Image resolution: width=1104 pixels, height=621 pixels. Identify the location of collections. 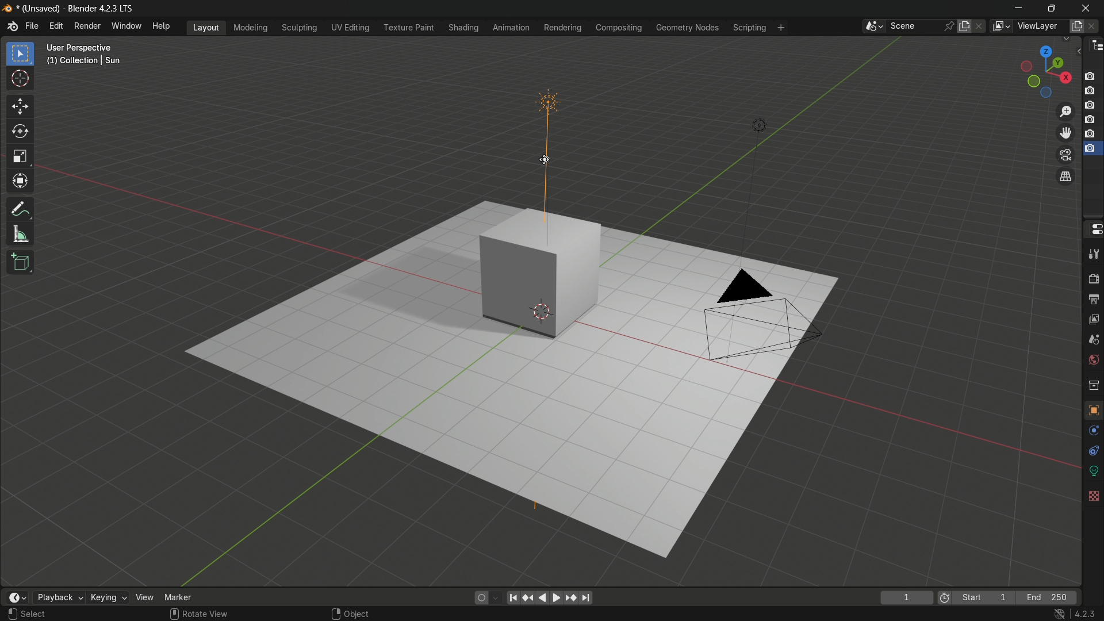
(1094, 384).